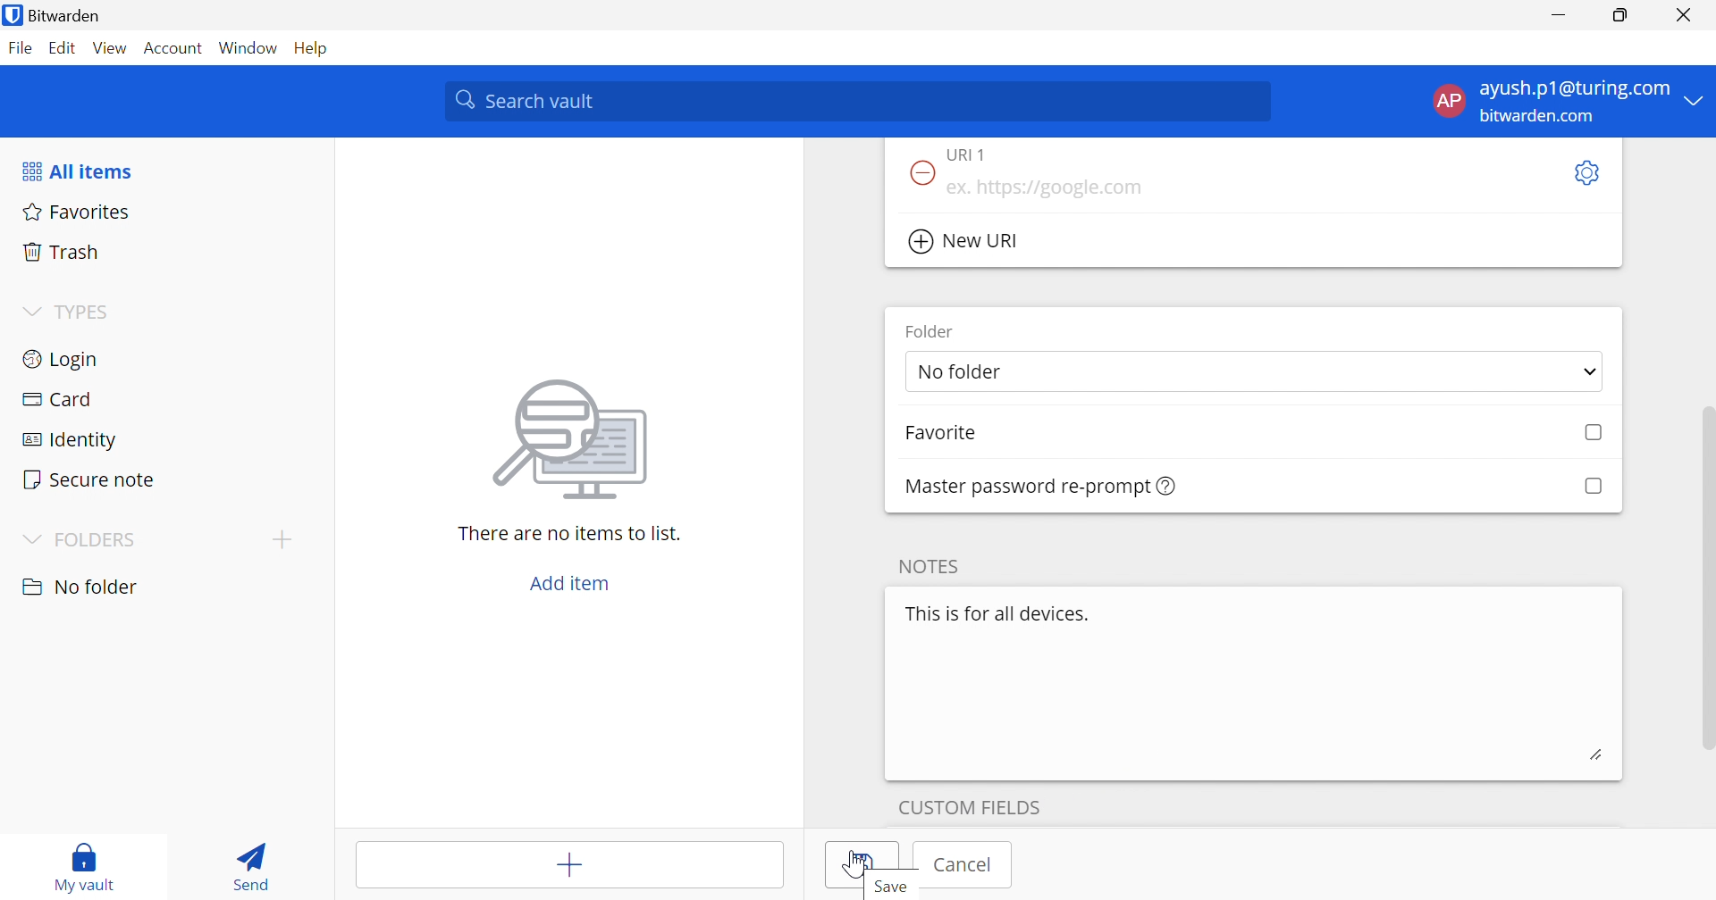  Describe the element at coordinates (80, 587) in the screenshot. I see `nO FOLDER` at that location.